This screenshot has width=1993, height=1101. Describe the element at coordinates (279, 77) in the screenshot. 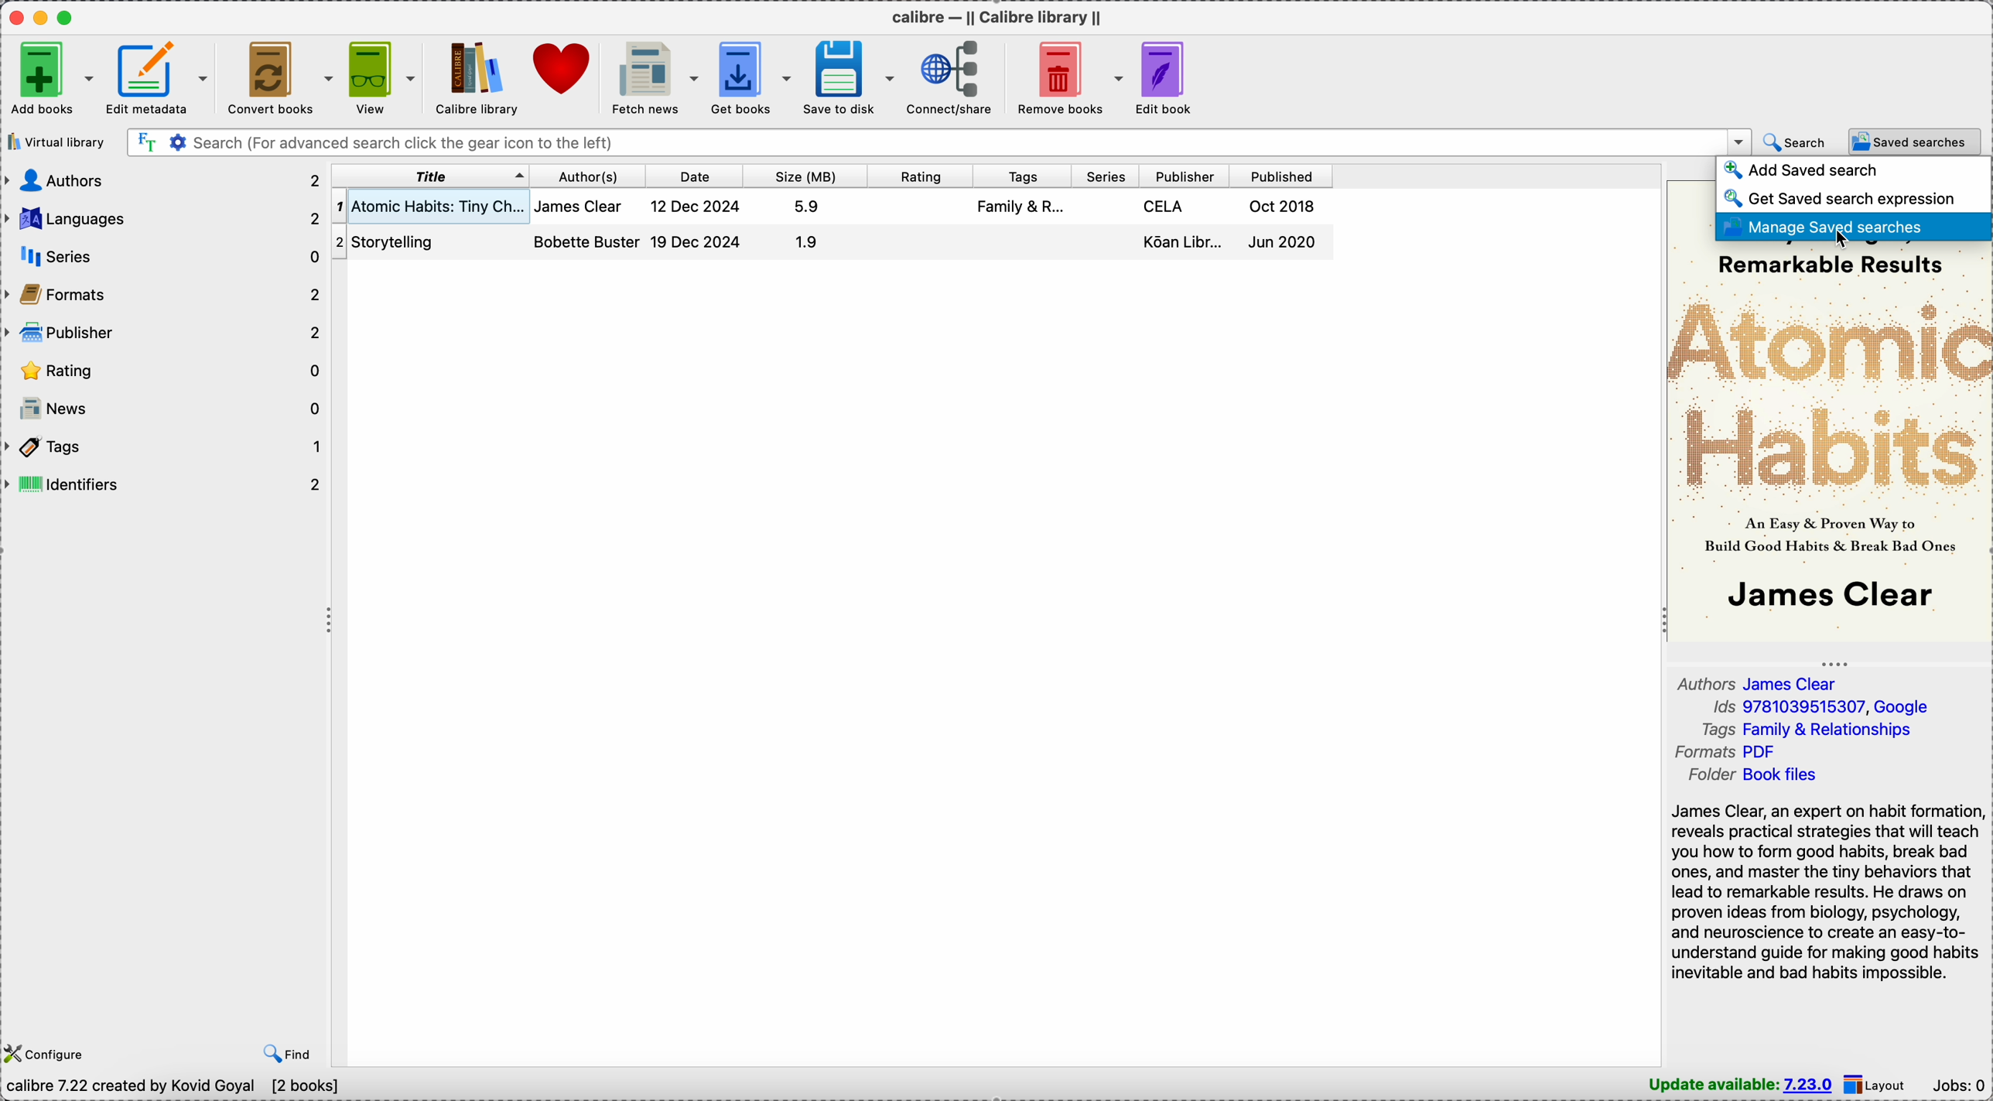

I see `convert books` at that location.